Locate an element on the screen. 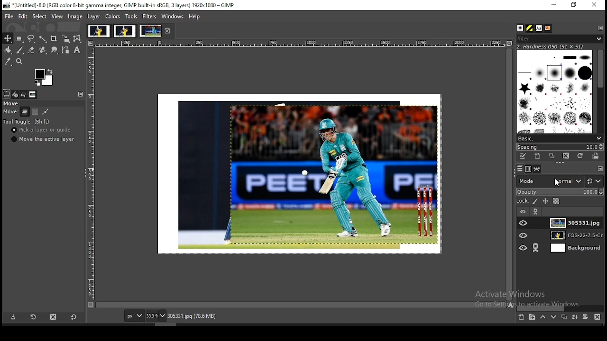 The width and height of the screenshot is (607, 341). move layers is located at coordinates (25, 112).